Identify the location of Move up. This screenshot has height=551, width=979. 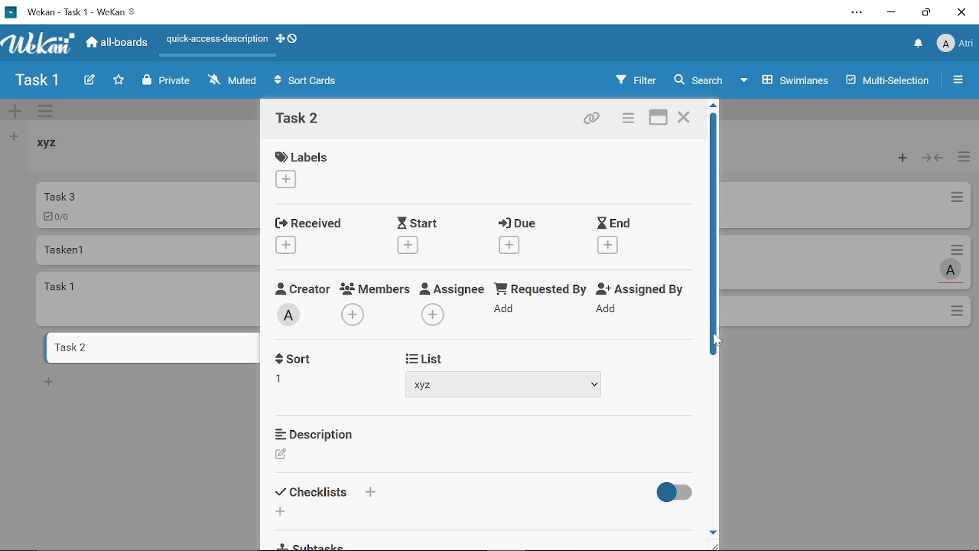
(714, 106).